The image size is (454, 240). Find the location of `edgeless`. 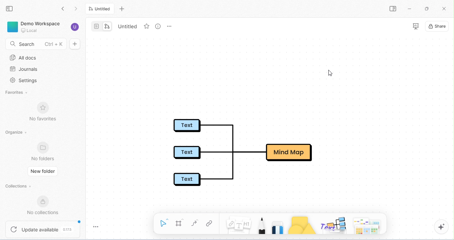

edgeless is located at coordinates (109, 26).